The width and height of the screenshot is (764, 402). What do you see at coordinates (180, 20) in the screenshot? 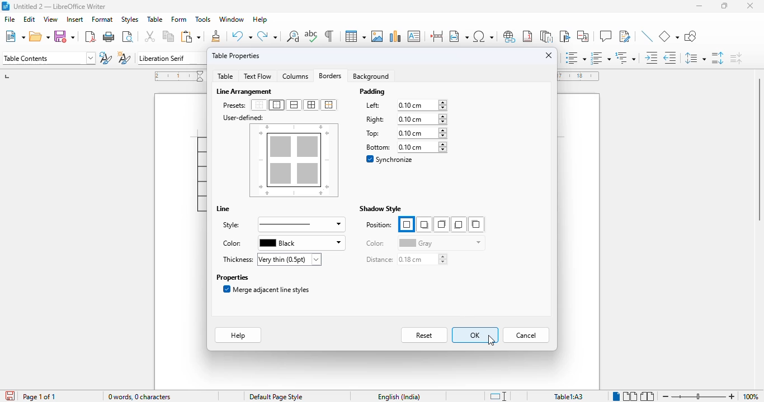
I see `form` at bounding box center [180, 20].